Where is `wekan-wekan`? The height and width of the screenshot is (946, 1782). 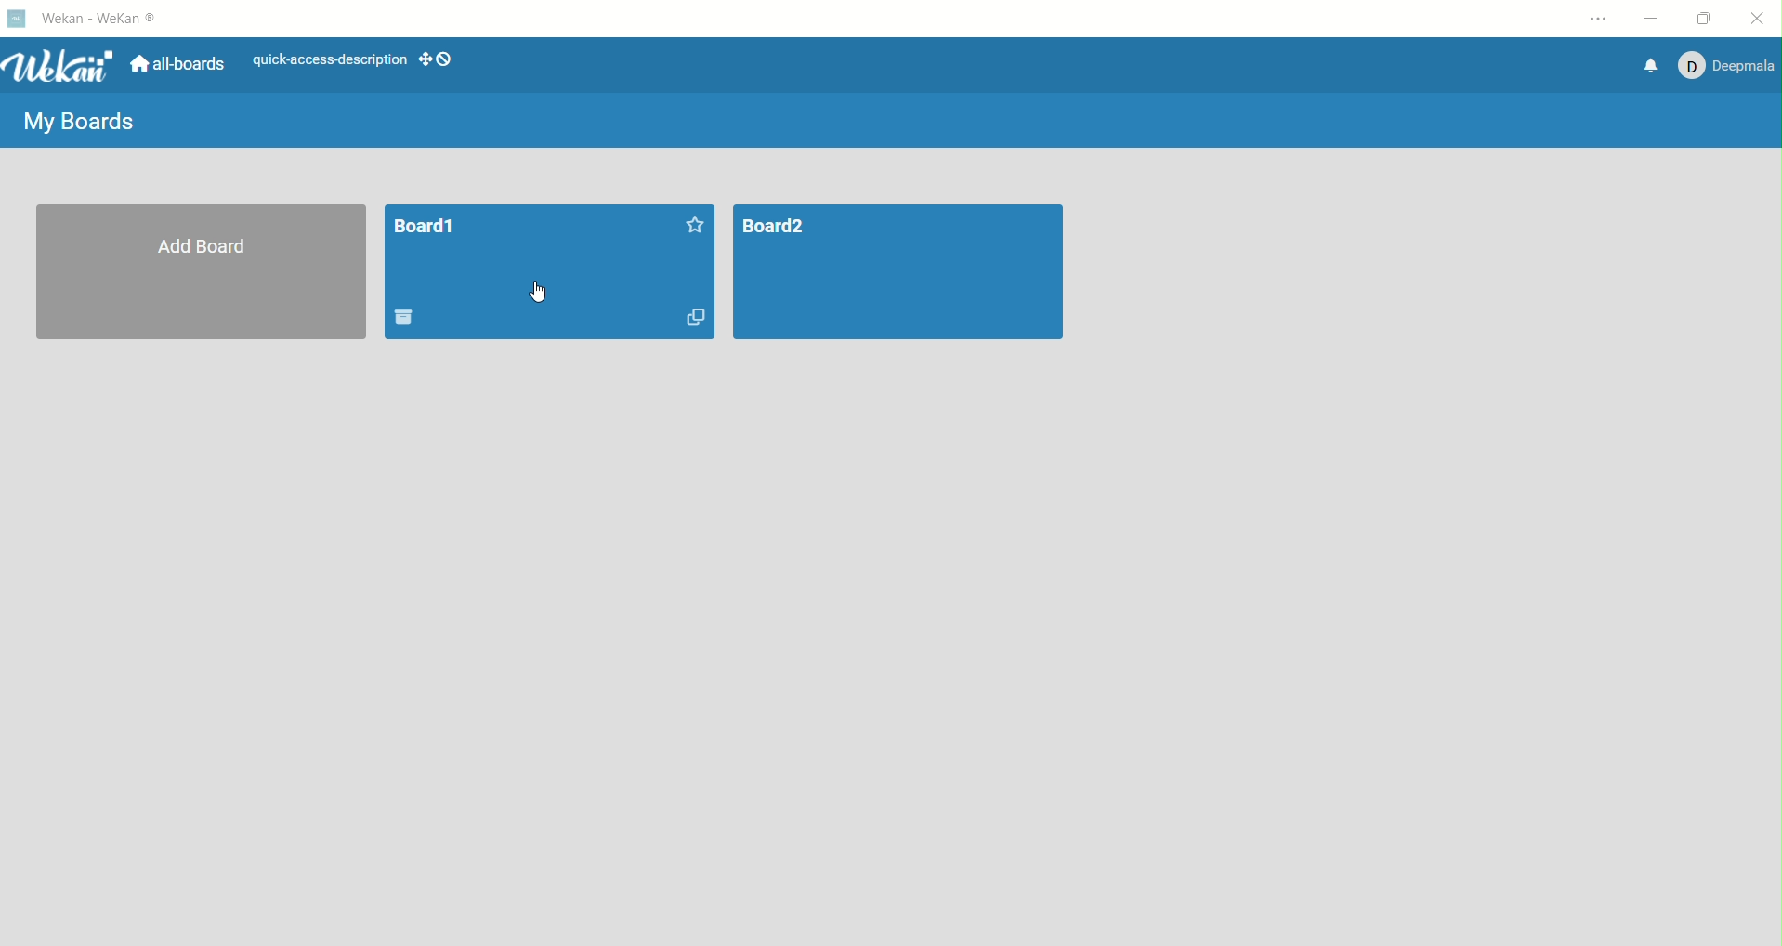 wekan-wekan is located at coordinates (101, 19).